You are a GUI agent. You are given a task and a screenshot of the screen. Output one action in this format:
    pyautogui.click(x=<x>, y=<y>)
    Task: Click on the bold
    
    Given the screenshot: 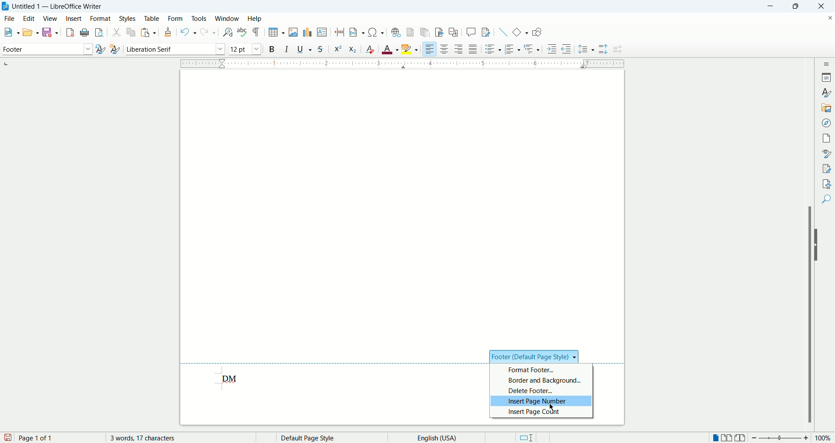 What is the action you would take?
    pyautogui.click(x=272, y=49)
    